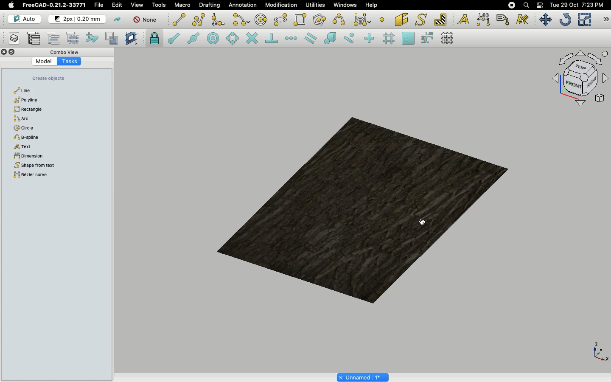  I want to click on Windows, so click(344, 5).